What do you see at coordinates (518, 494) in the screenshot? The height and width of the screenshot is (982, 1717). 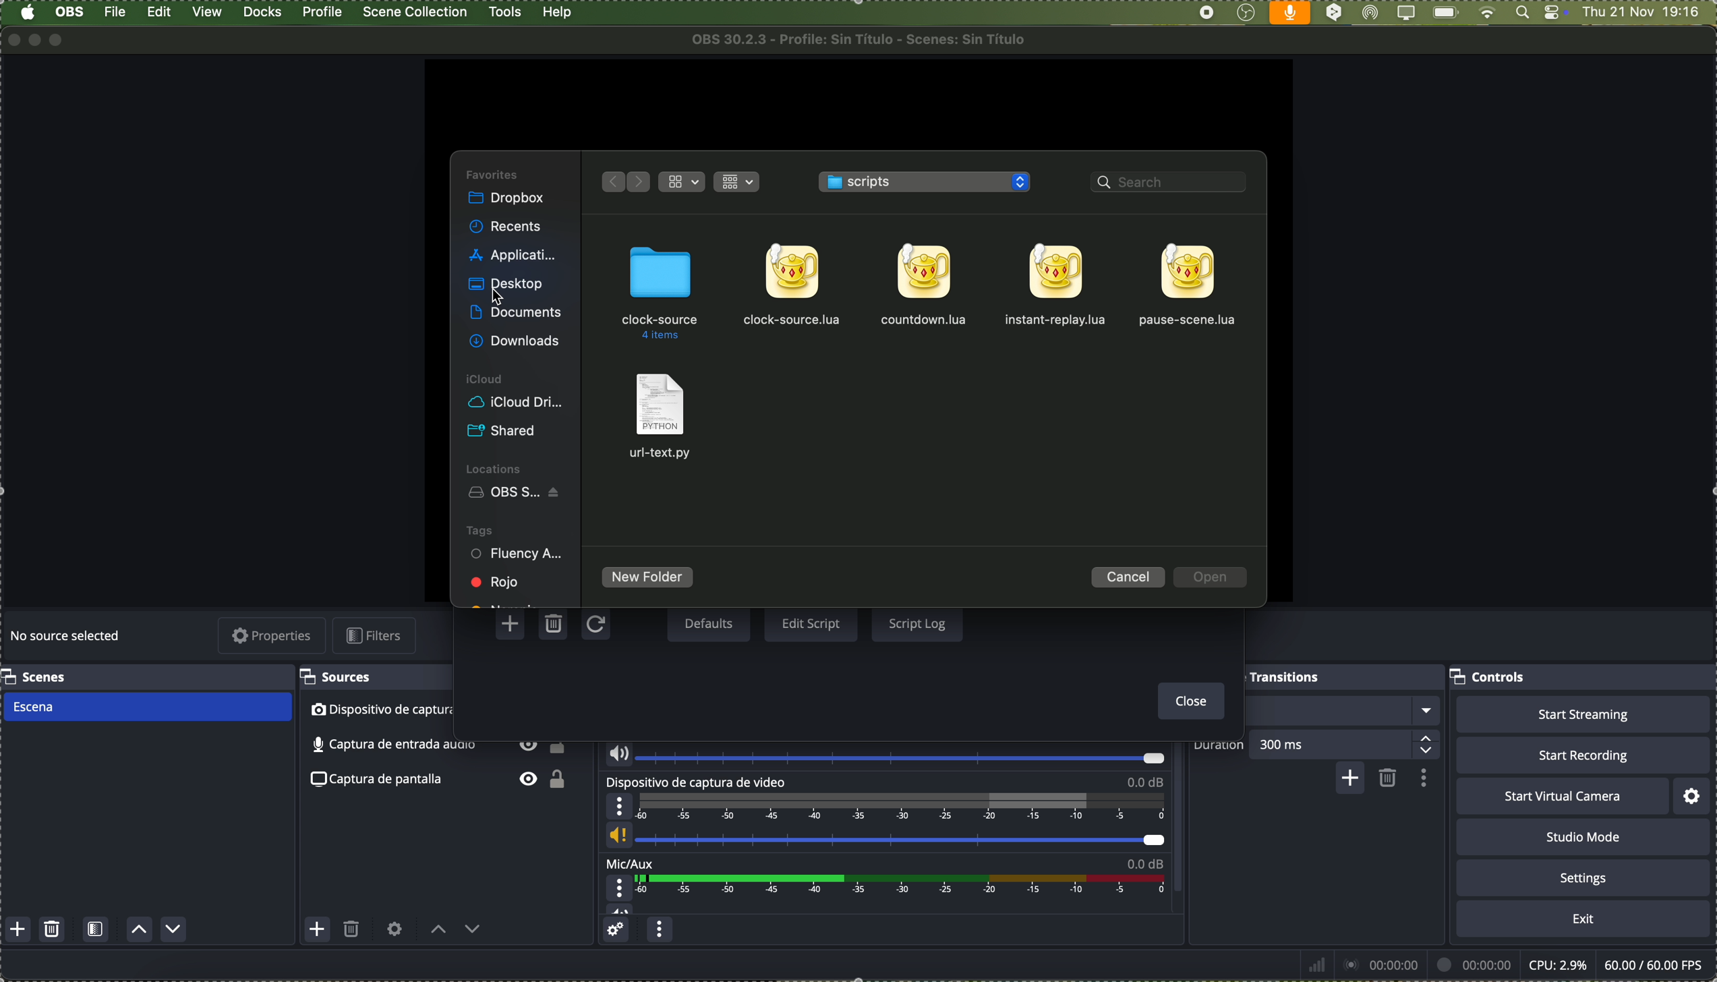 I see `OBS Studio` at bounding box center [518, 494].